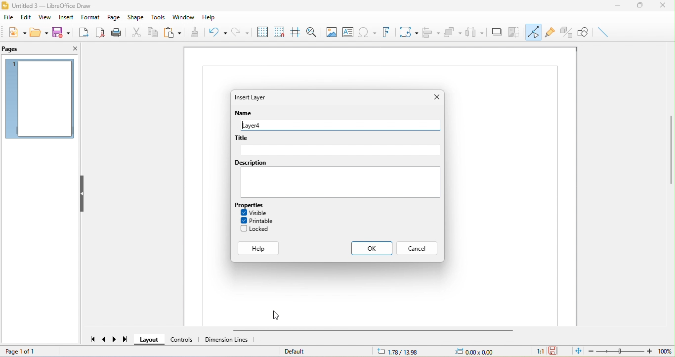 The height and width of the screenshot is (357, 675). I want to click on Cursor, so click(276, 313).